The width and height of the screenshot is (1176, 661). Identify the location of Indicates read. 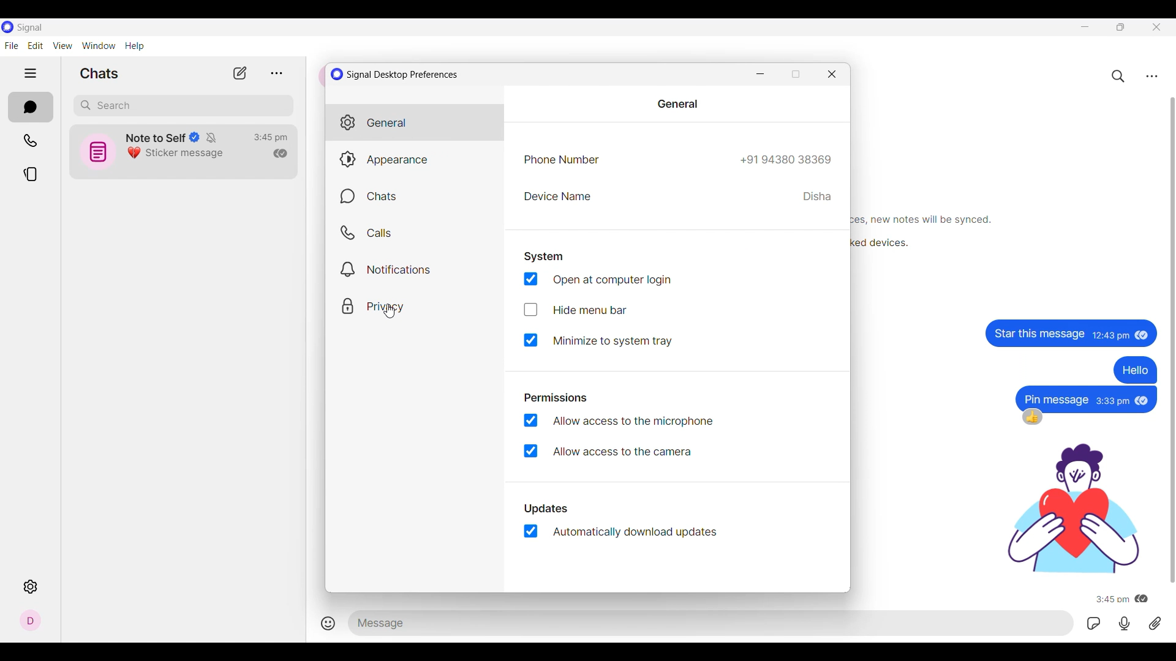
(280, 154).